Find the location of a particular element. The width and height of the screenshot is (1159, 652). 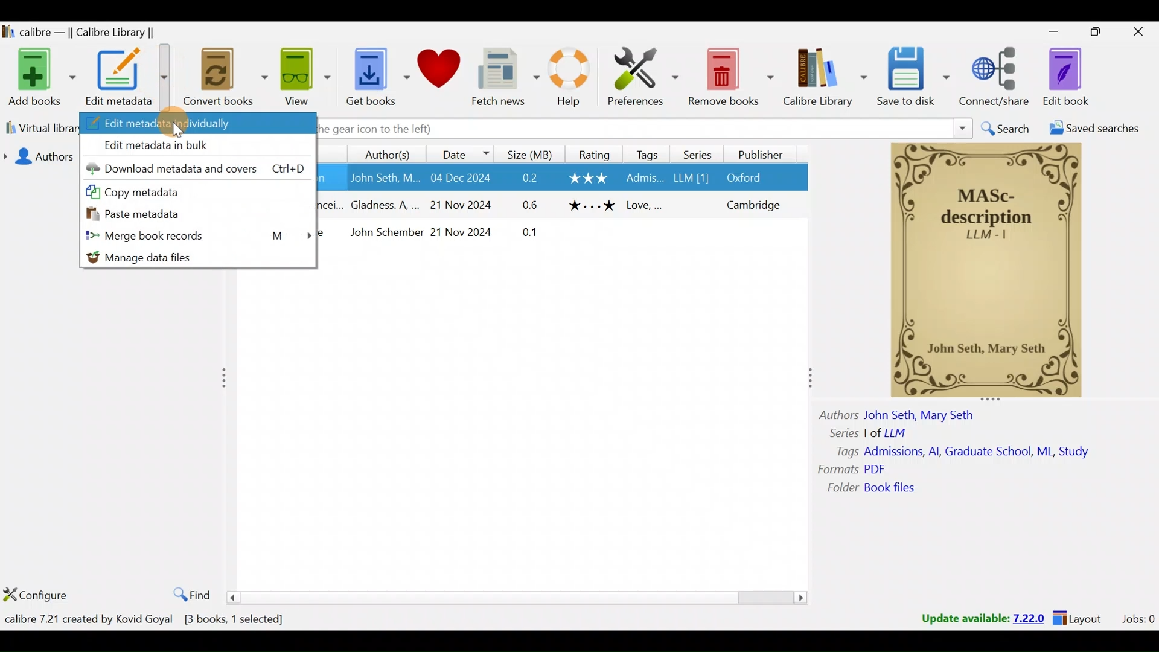

Search is located at coordinates (1004, 127).